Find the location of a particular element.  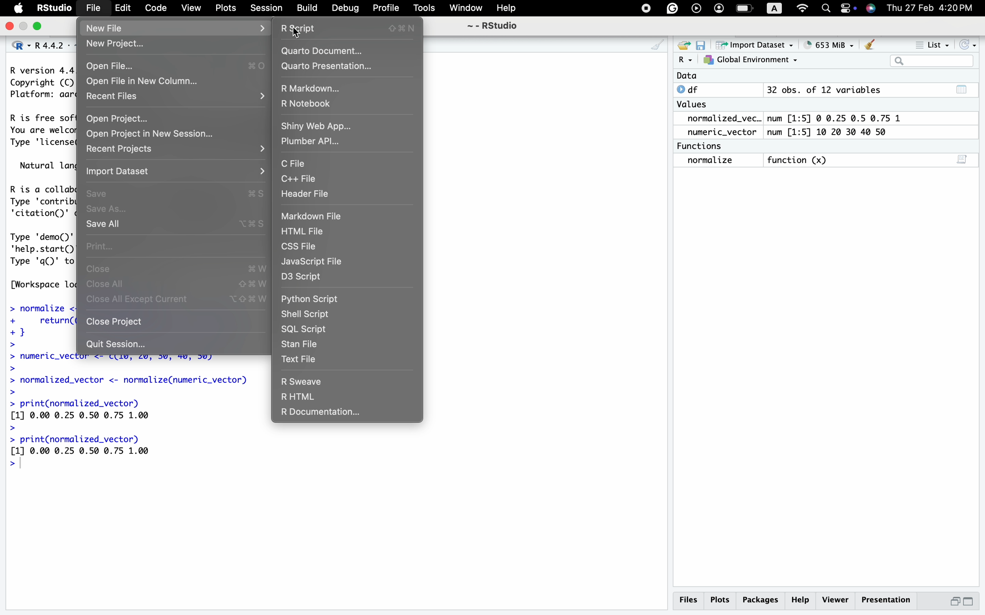

Window is located at coordinates (466, 9).